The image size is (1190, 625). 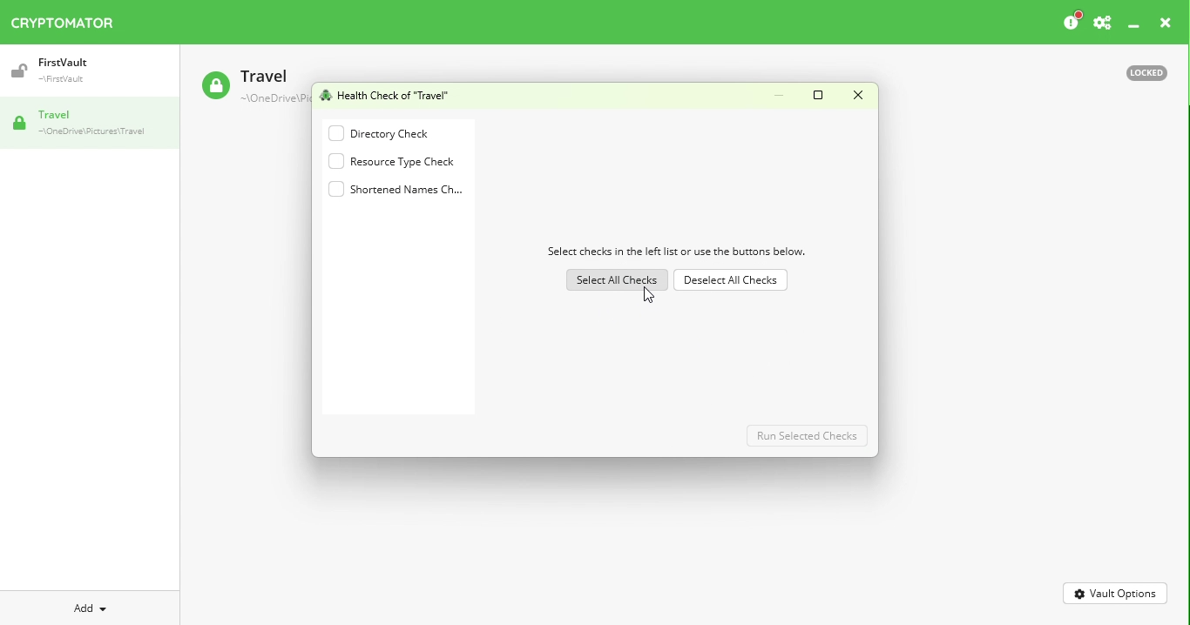 I want to click on Deselect all checks, so click(x=729, y=279).